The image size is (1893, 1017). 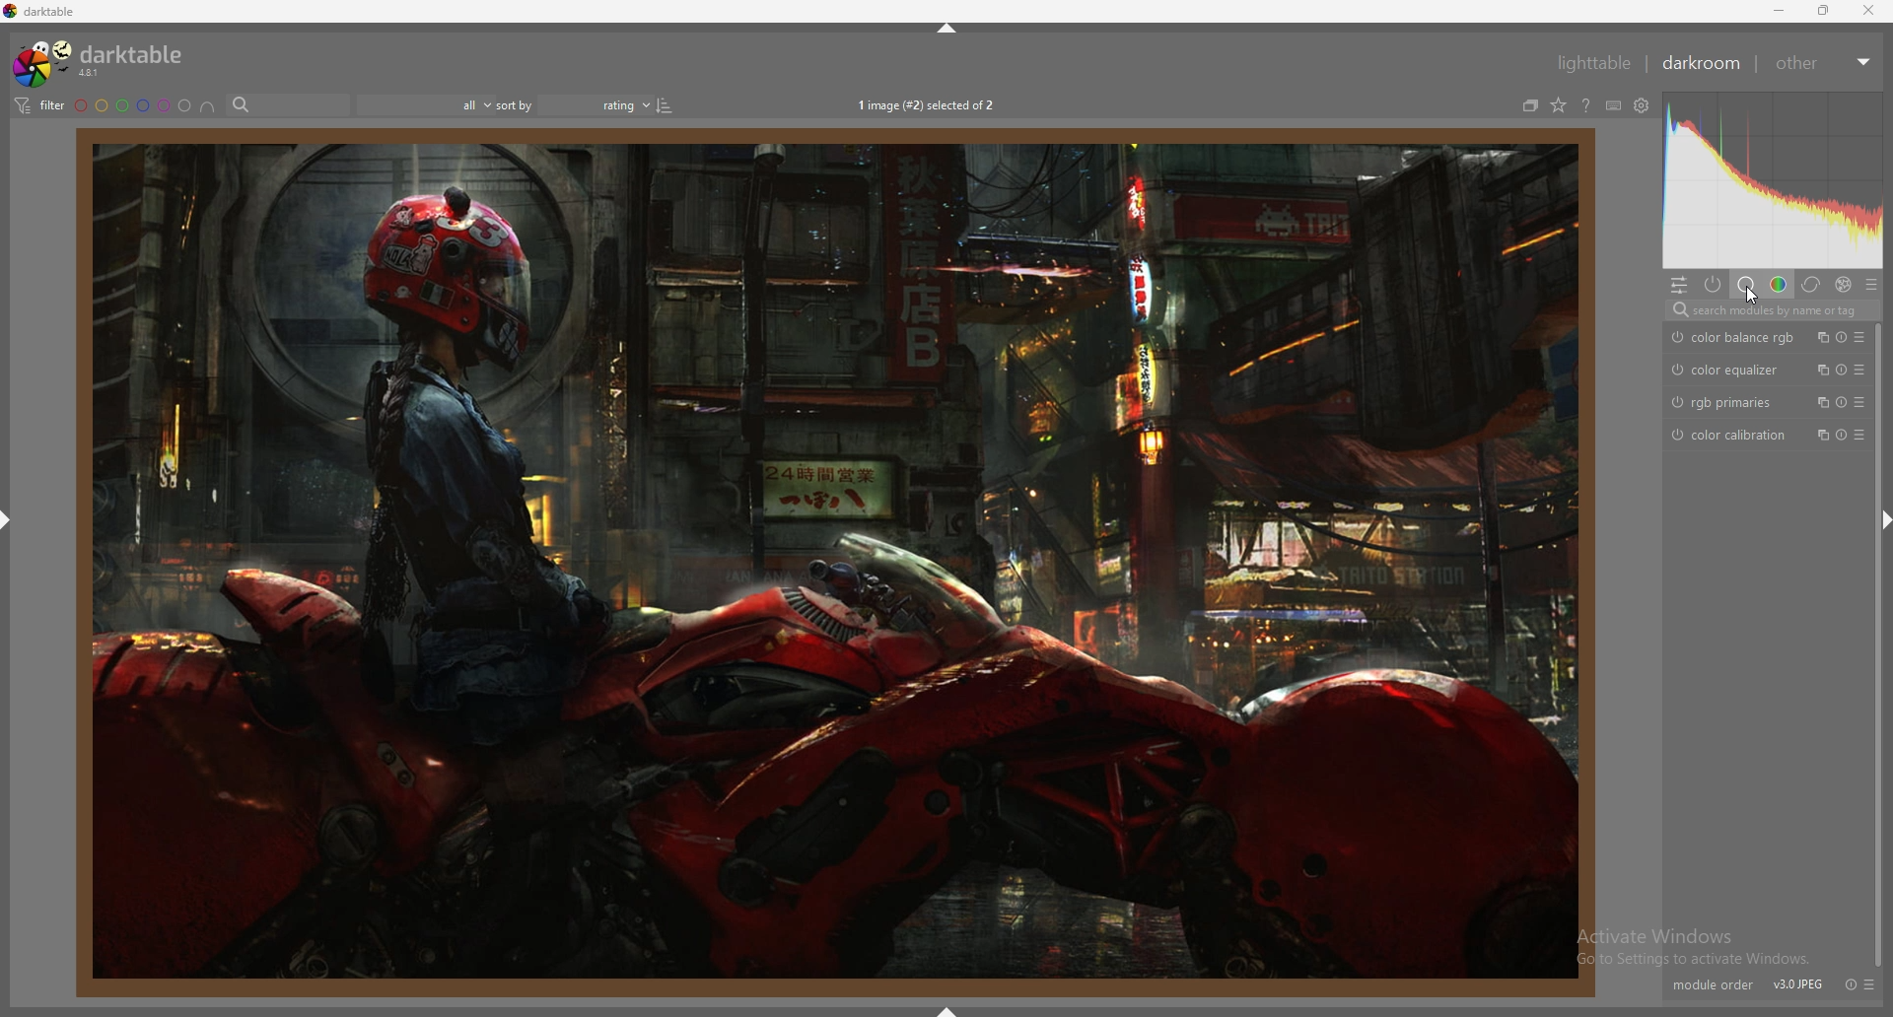 What do you see at coordinates (607, 104) in the screenshot?
I see `Sort order` at bounding box center [607, 104].